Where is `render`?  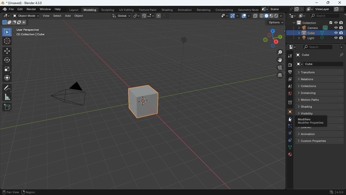 render is located at coordinates (32, 9).